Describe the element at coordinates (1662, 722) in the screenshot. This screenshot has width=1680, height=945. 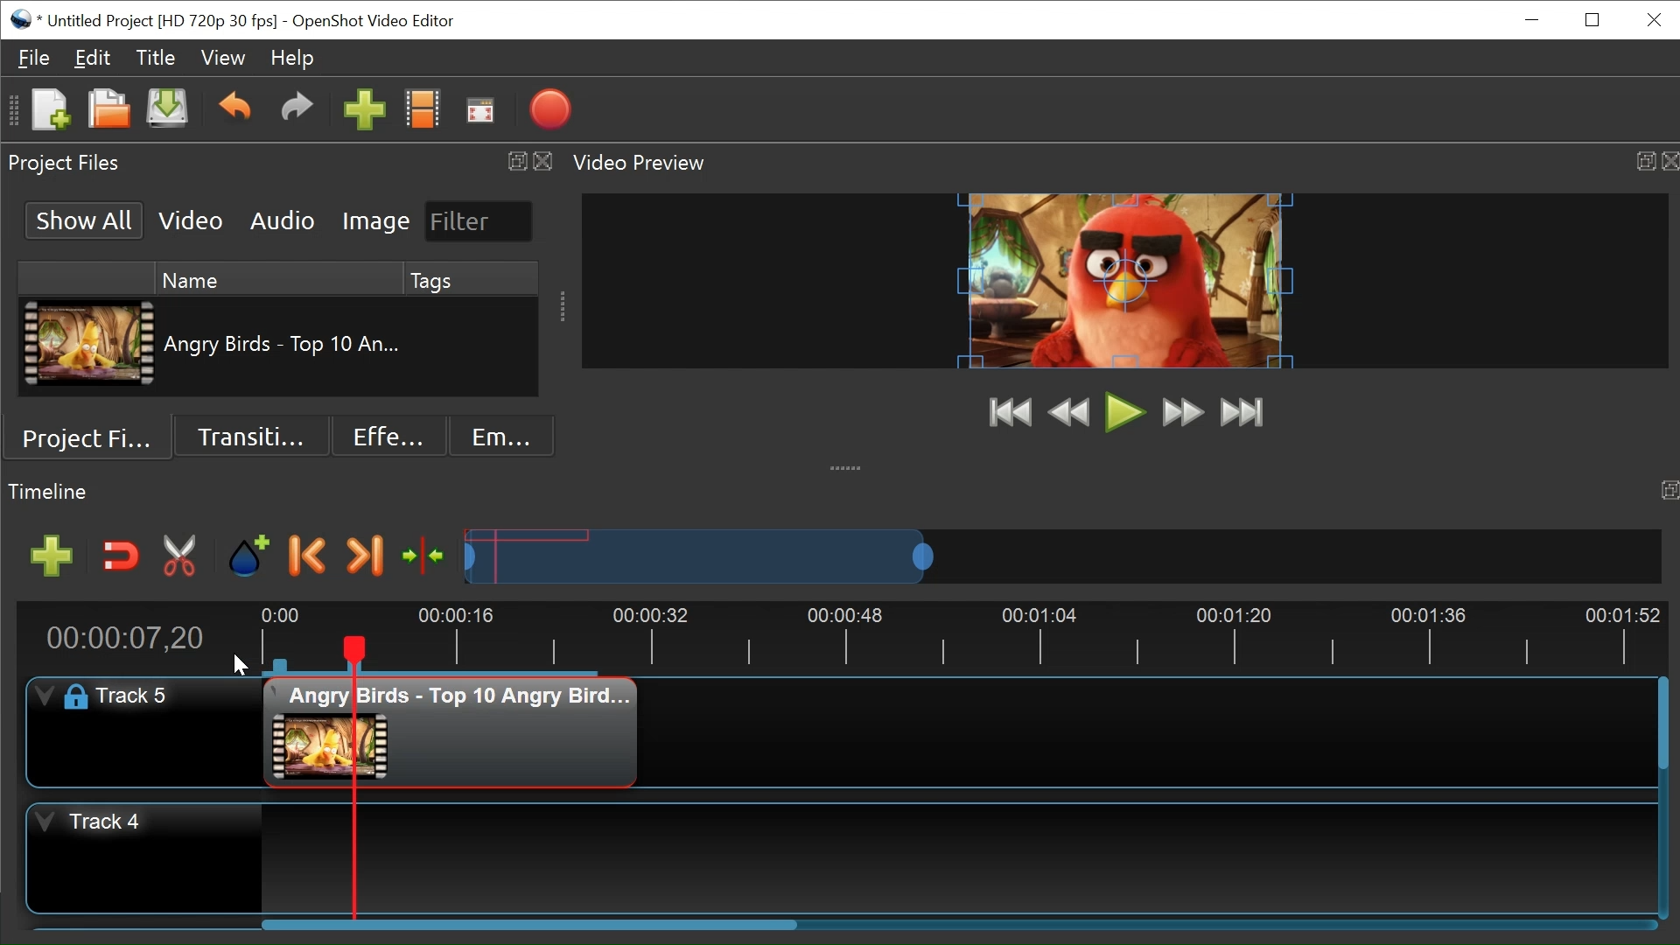
I see `Vertical Scroll bar` at that location.